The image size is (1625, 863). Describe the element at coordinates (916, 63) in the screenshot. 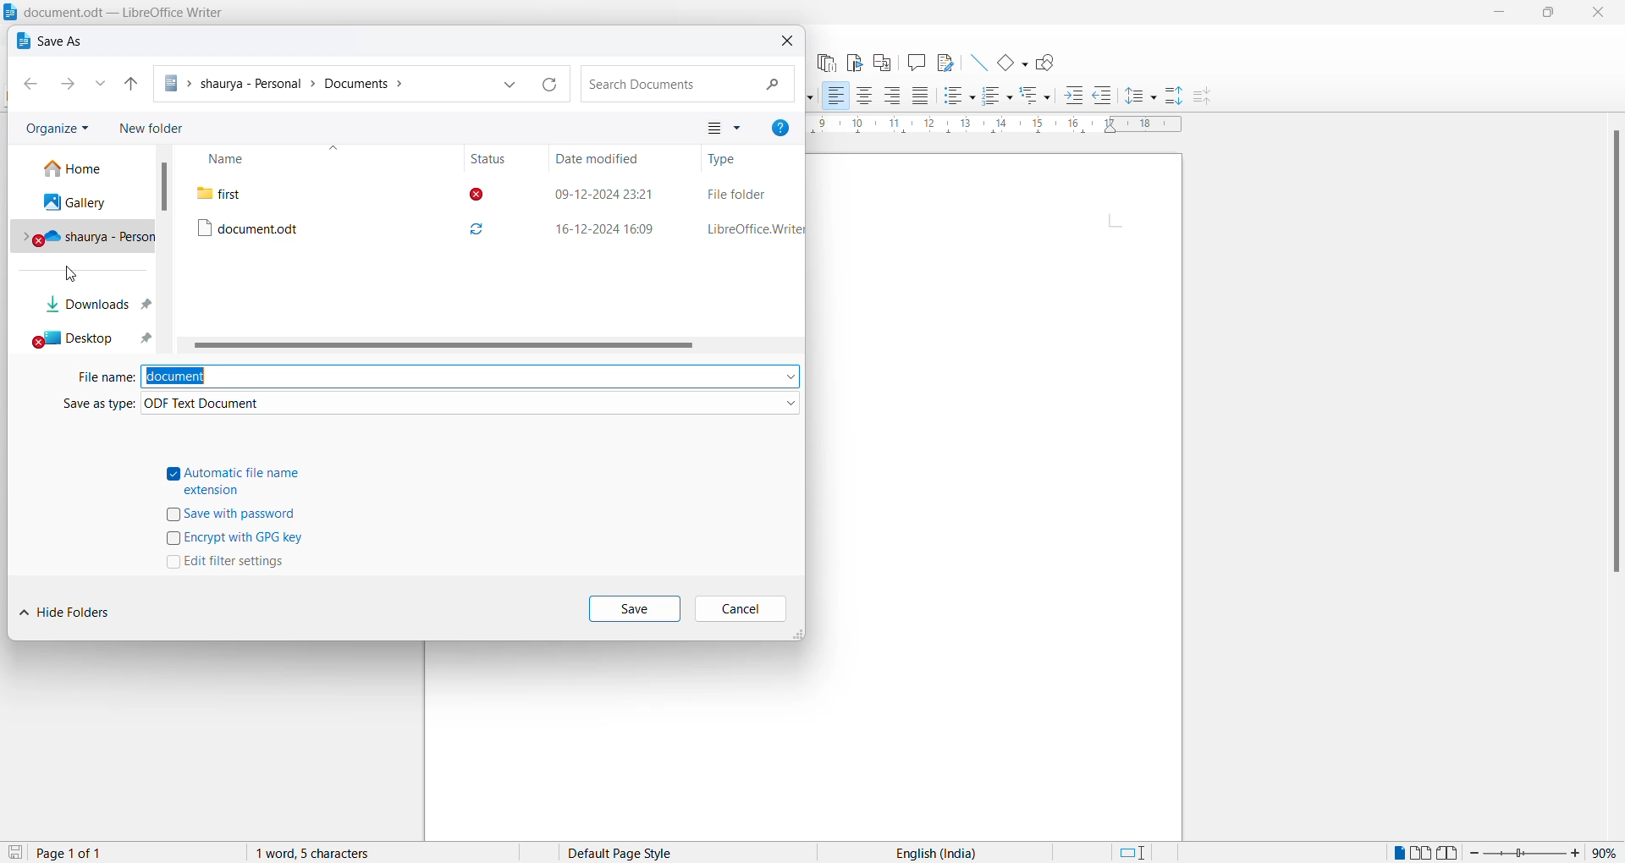

I see `Insert comments` at that location.